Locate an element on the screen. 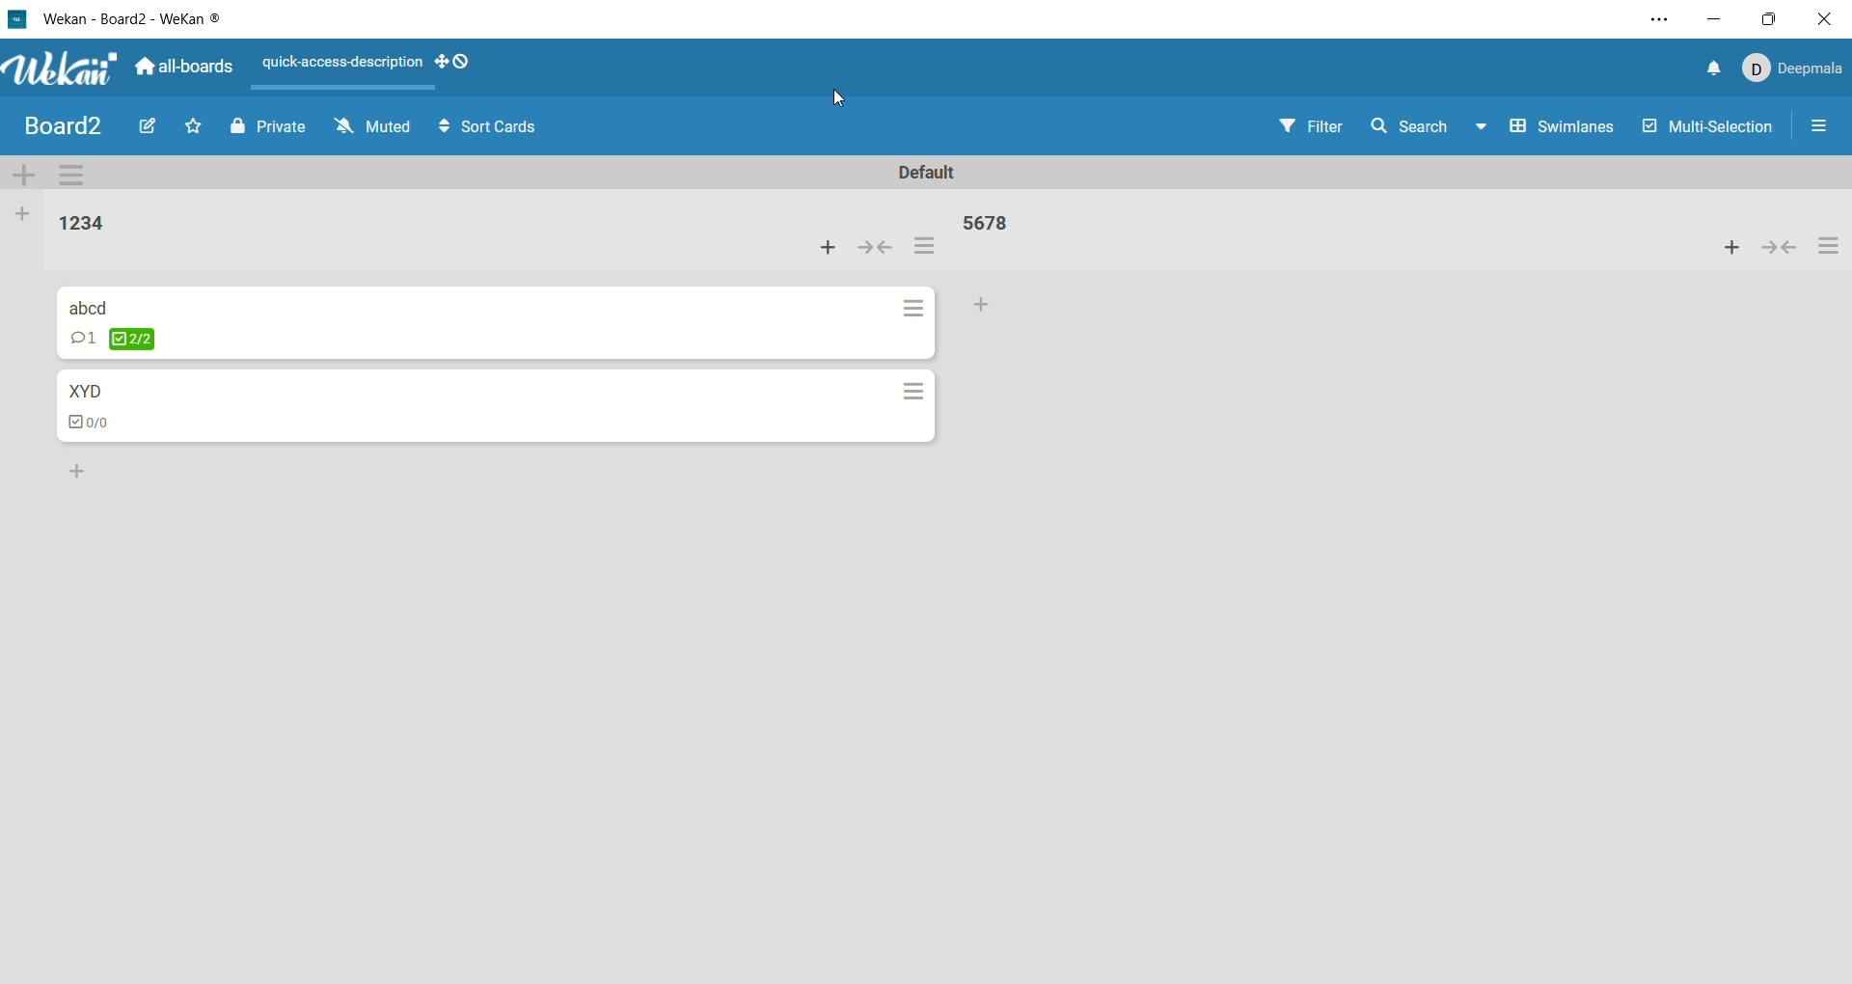 The height and width of the screenshot is (984, 1852). add card is located at coordinates (991, 303).